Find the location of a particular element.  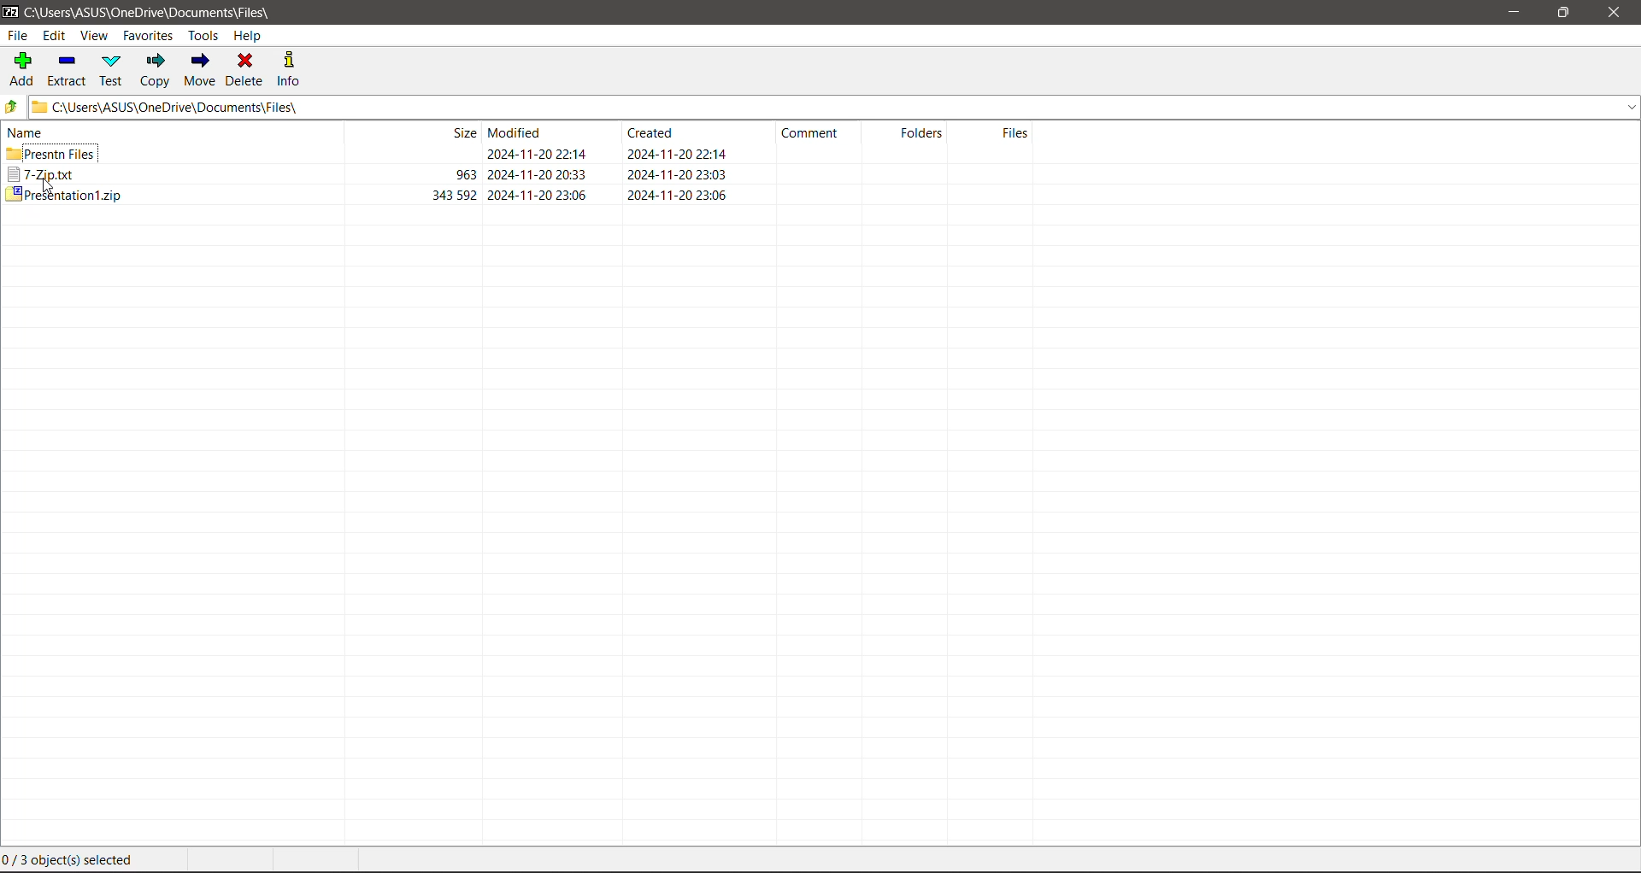

File is located at coordinates (16, 35).